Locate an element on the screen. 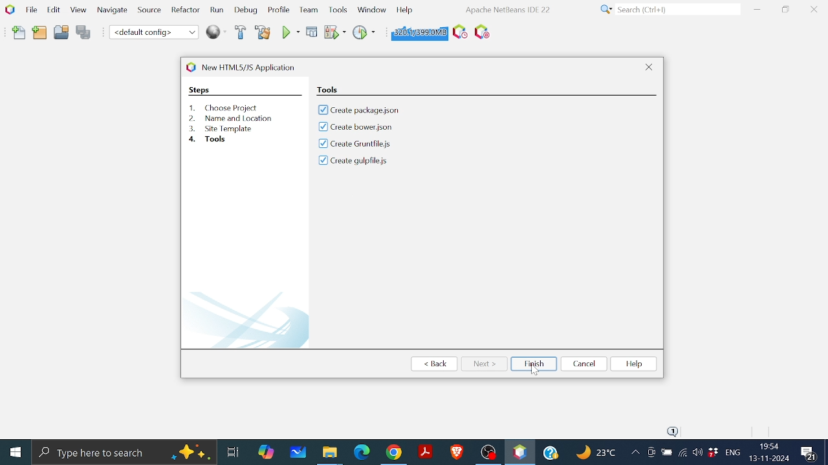 The height and width of the screenshot is (465, 828). Netbeans is located at coordinates (519, 452).